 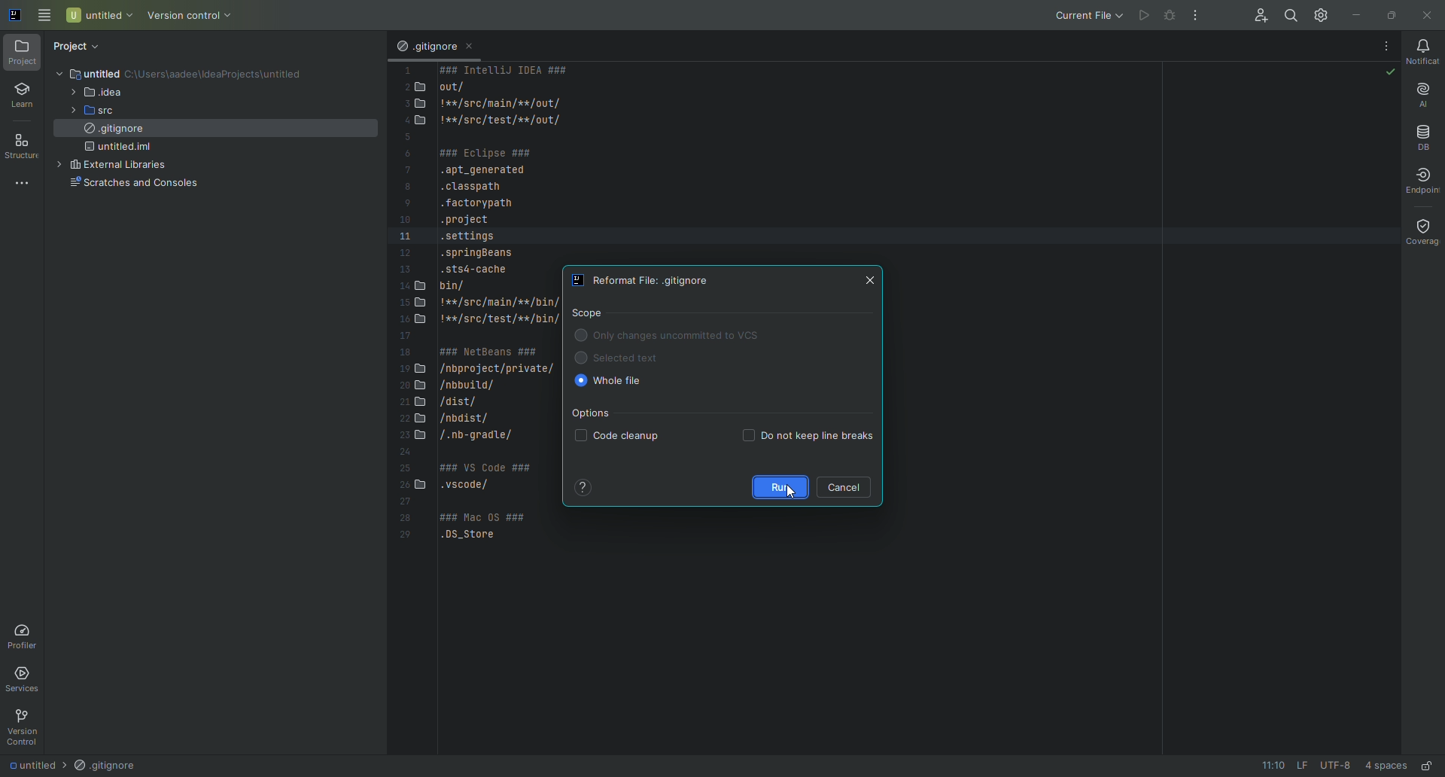 I want to click on src, so click(x=103, y=112).